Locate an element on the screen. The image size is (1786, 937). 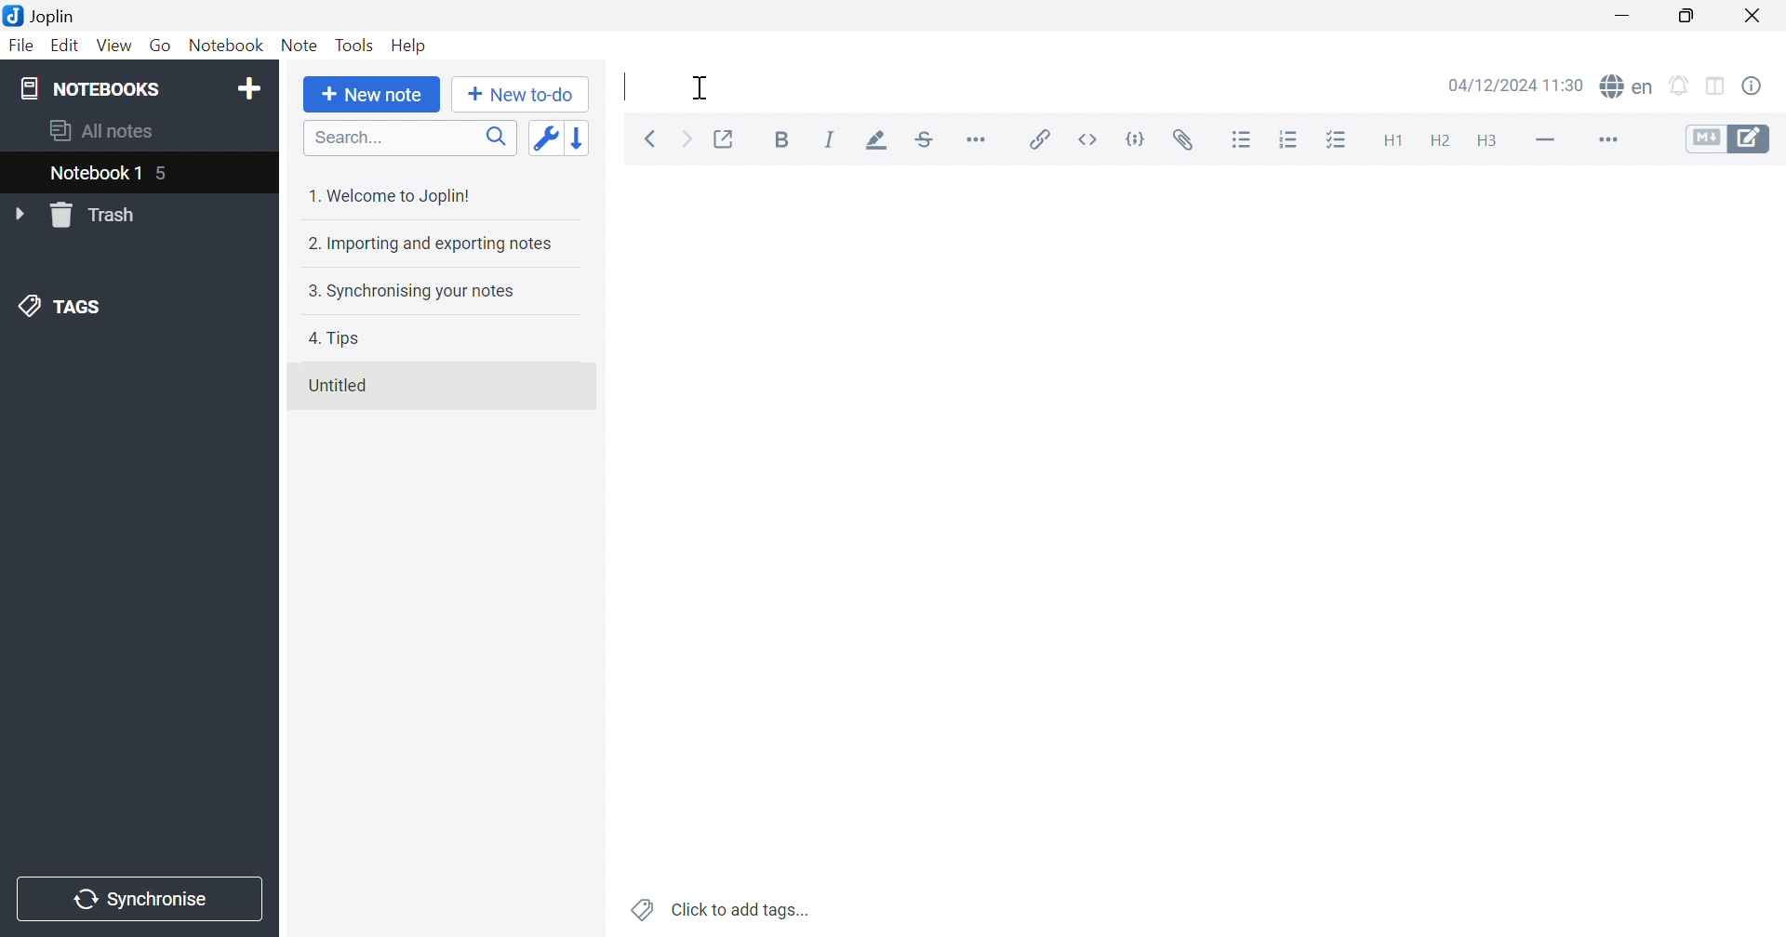
New note is located at coordinates (373, 95).